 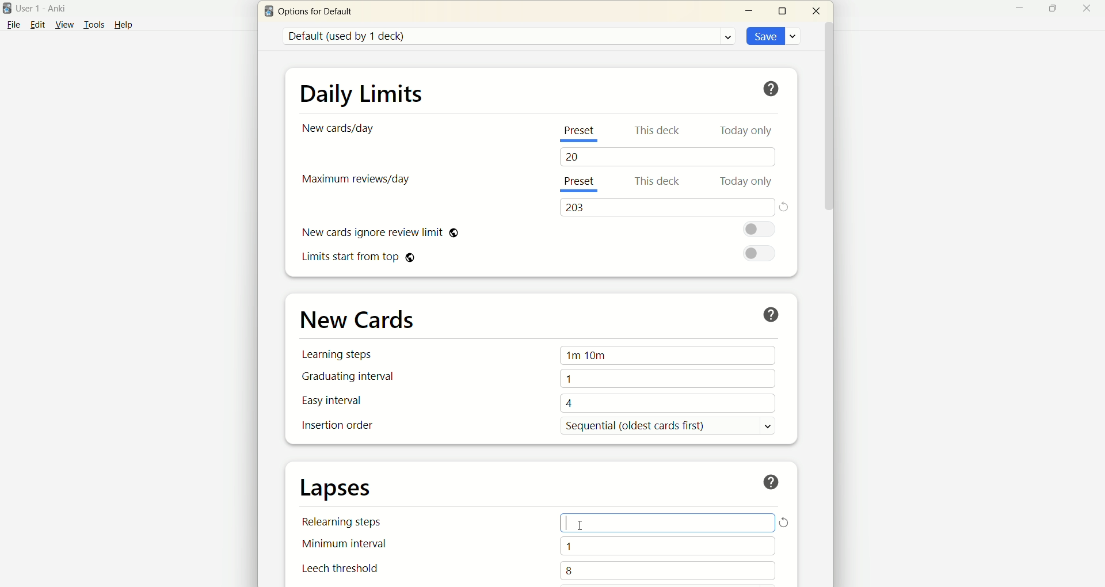 I want to click on logo, so click(x=268, y=12).